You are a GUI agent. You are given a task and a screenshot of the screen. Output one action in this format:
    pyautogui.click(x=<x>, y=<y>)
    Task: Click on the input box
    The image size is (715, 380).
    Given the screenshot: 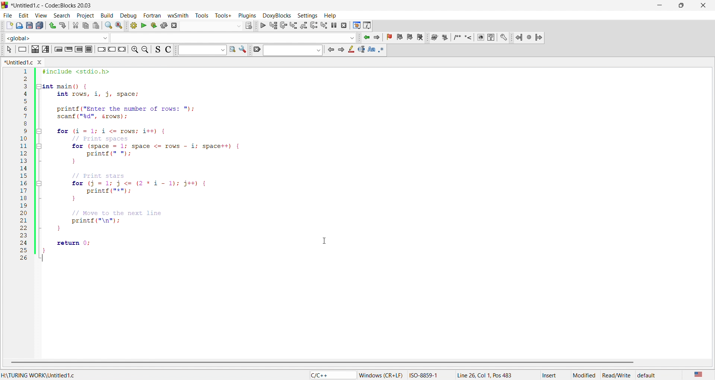 What is the action you would take?
    pyautogui.click(x=212, y=26)
    